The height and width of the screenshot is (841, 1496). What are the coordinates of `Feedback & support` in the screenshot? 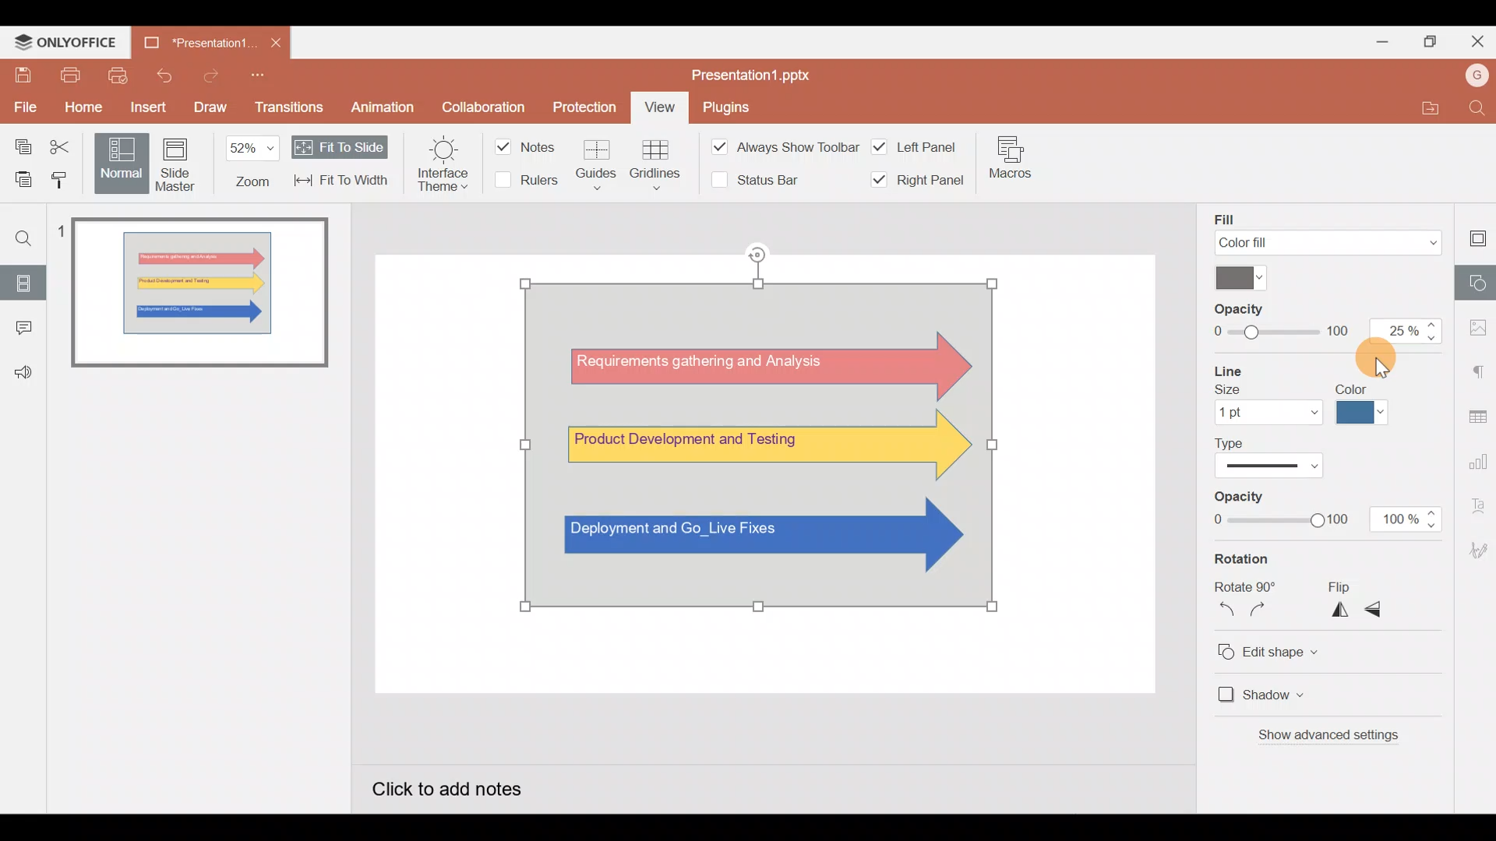 It's located at (24, 367).